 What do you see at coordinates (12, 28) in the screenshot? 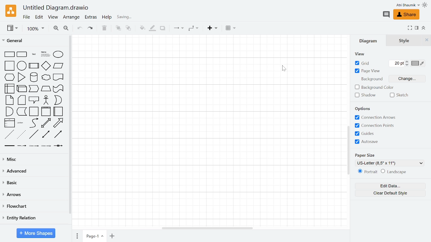
I see `View` at bounding box center [12, 28].